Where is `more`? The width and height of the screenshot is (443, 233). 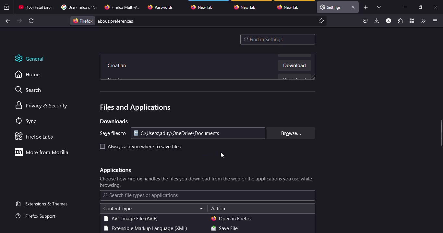
more is located at coordinates (44, 152).